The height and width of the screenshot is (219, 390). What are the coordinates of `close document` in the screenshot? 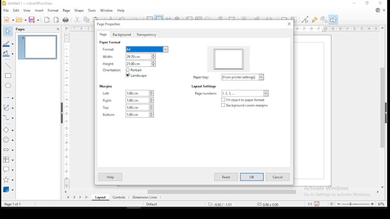 It's located at (384, 10).